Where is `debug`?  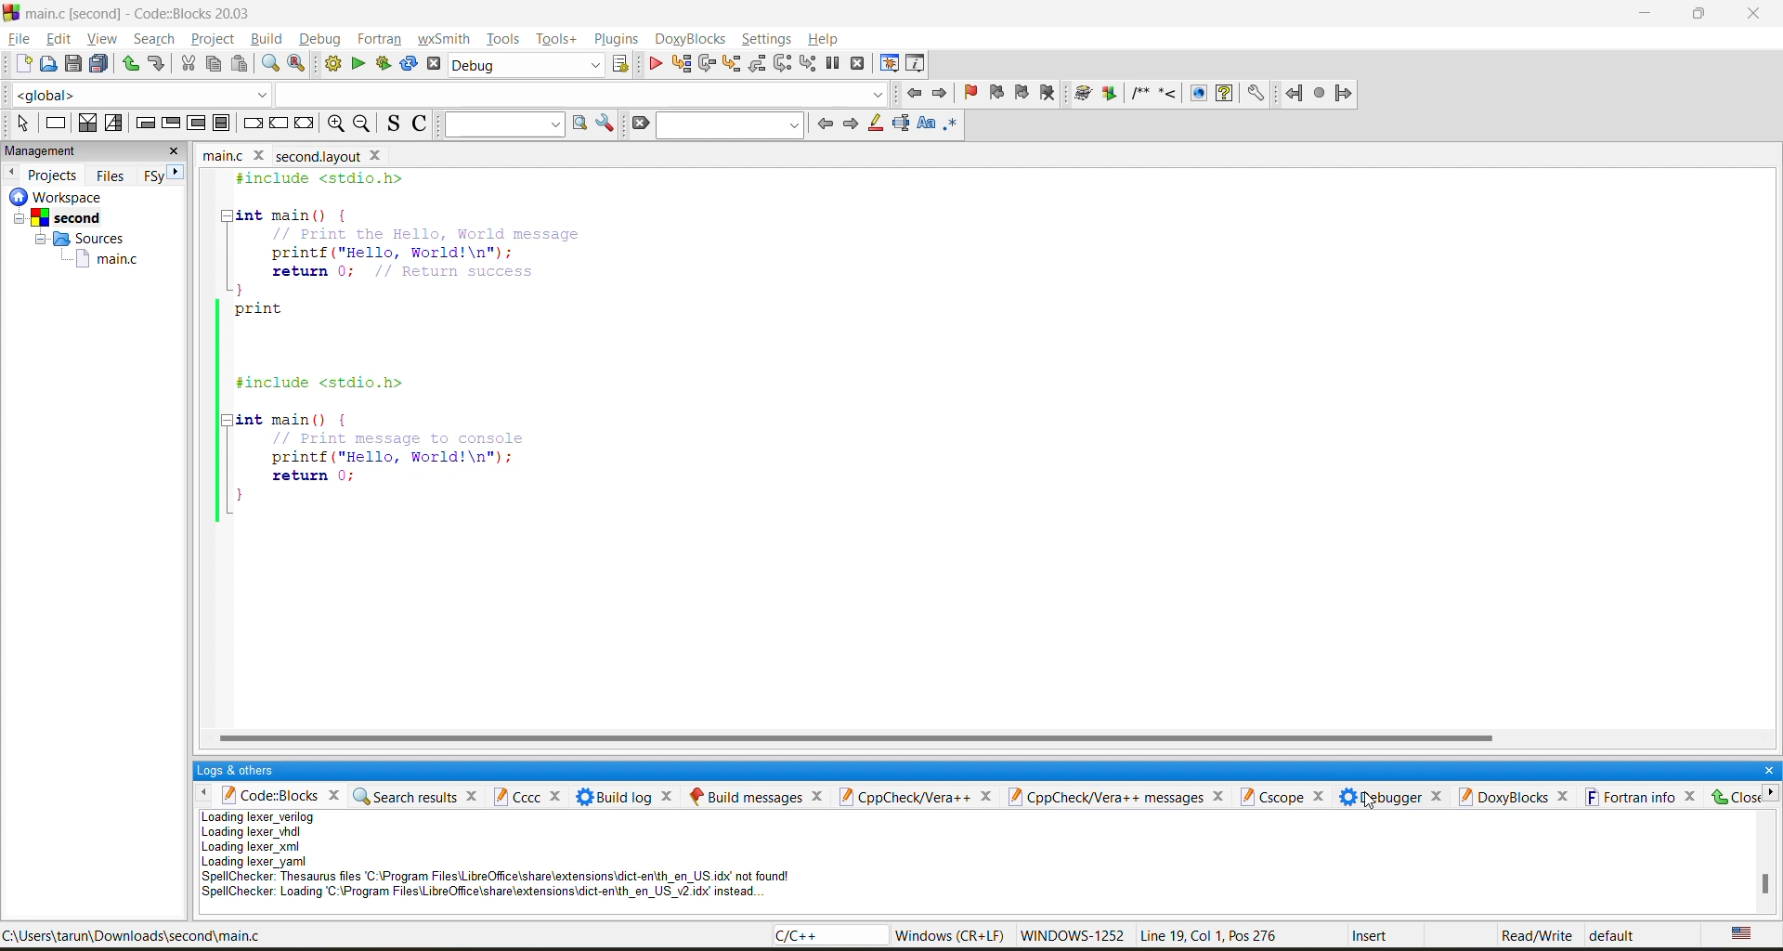
debug is located at coordinates (322, 42).